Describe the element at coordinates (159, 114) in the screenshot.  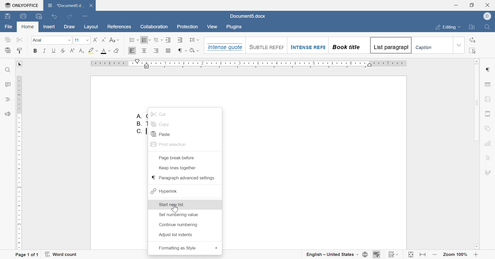
I see `cut` at that location.